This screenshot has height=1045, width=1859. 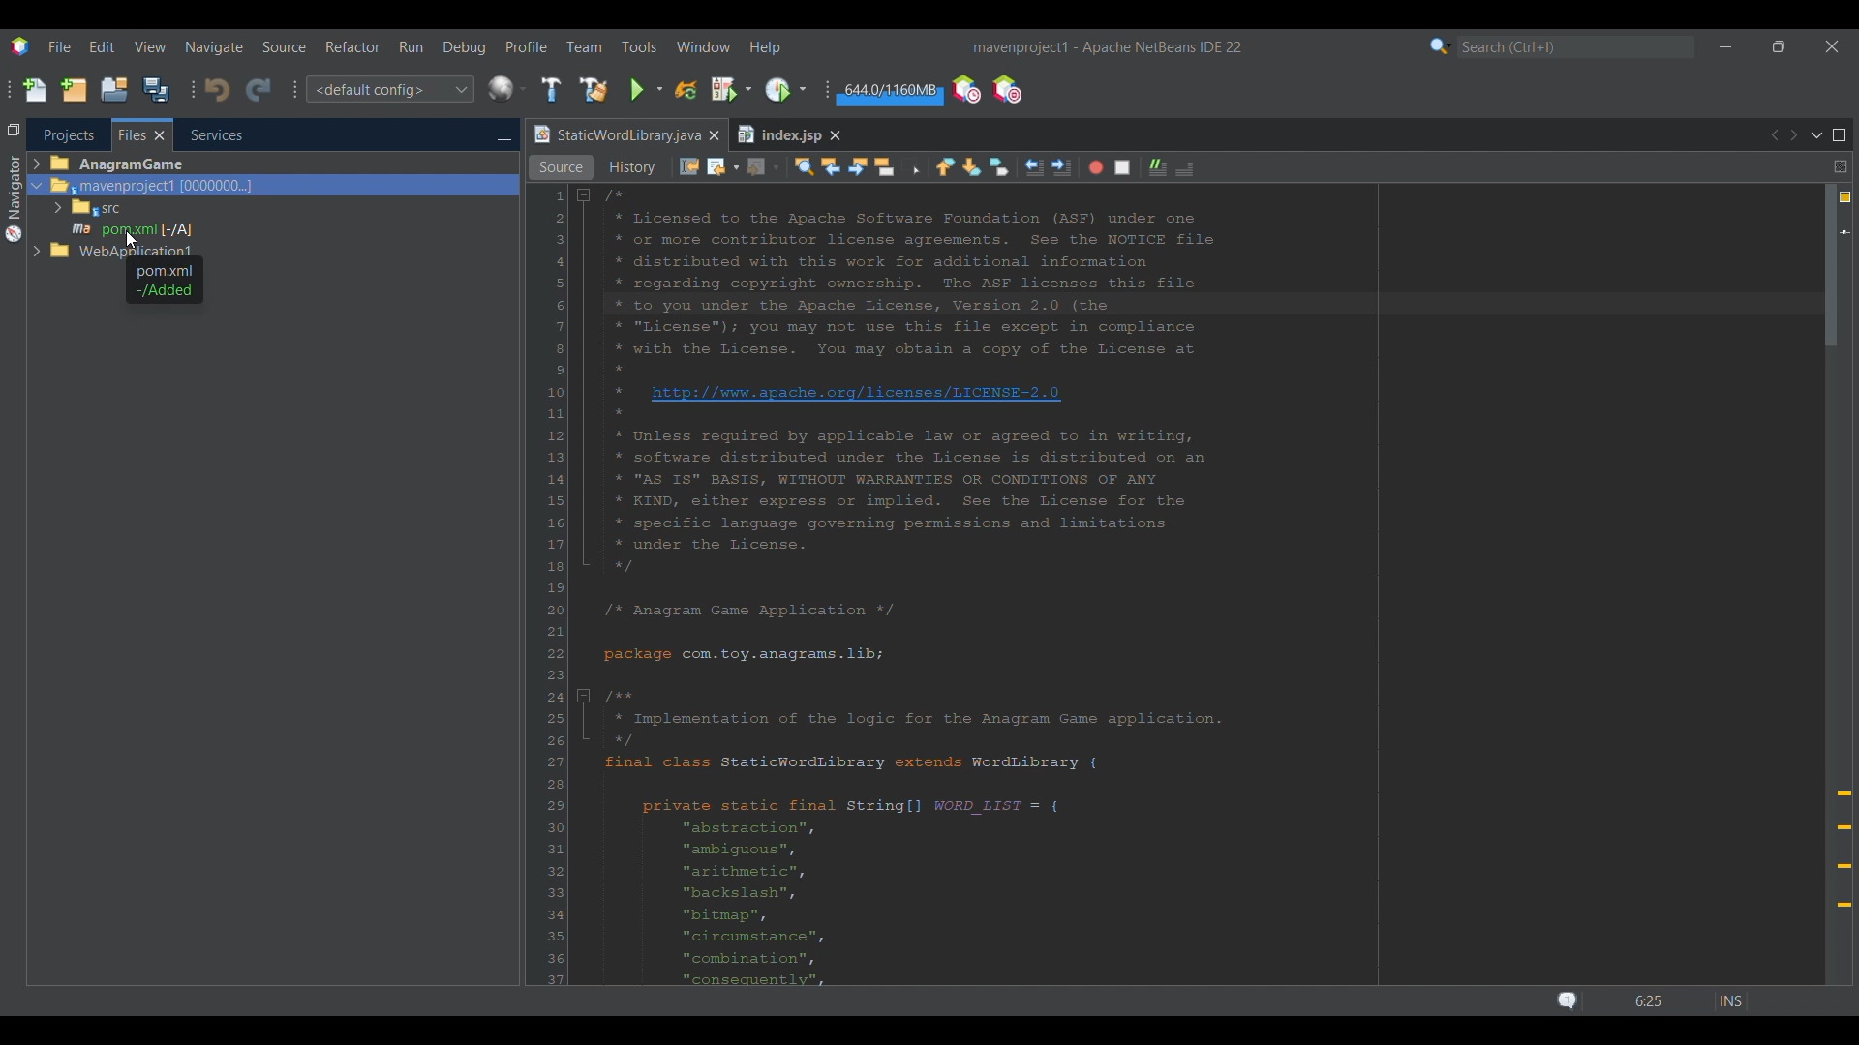 What do you see at coordinates (1180, 586) in the screenshot?
I see `Code in current tab` at bounding box center [1180, 586].